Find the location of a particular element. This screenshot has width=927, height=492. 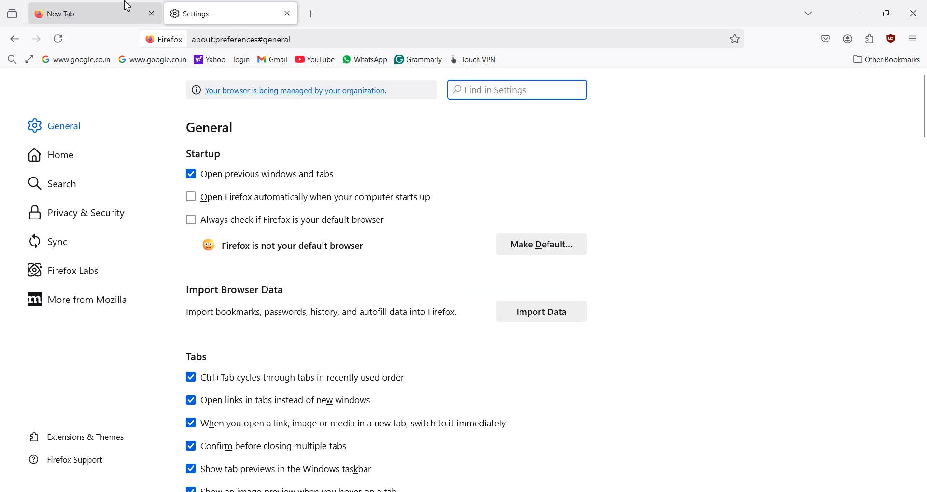

Fullscreen is located at coordinates (28, 59).